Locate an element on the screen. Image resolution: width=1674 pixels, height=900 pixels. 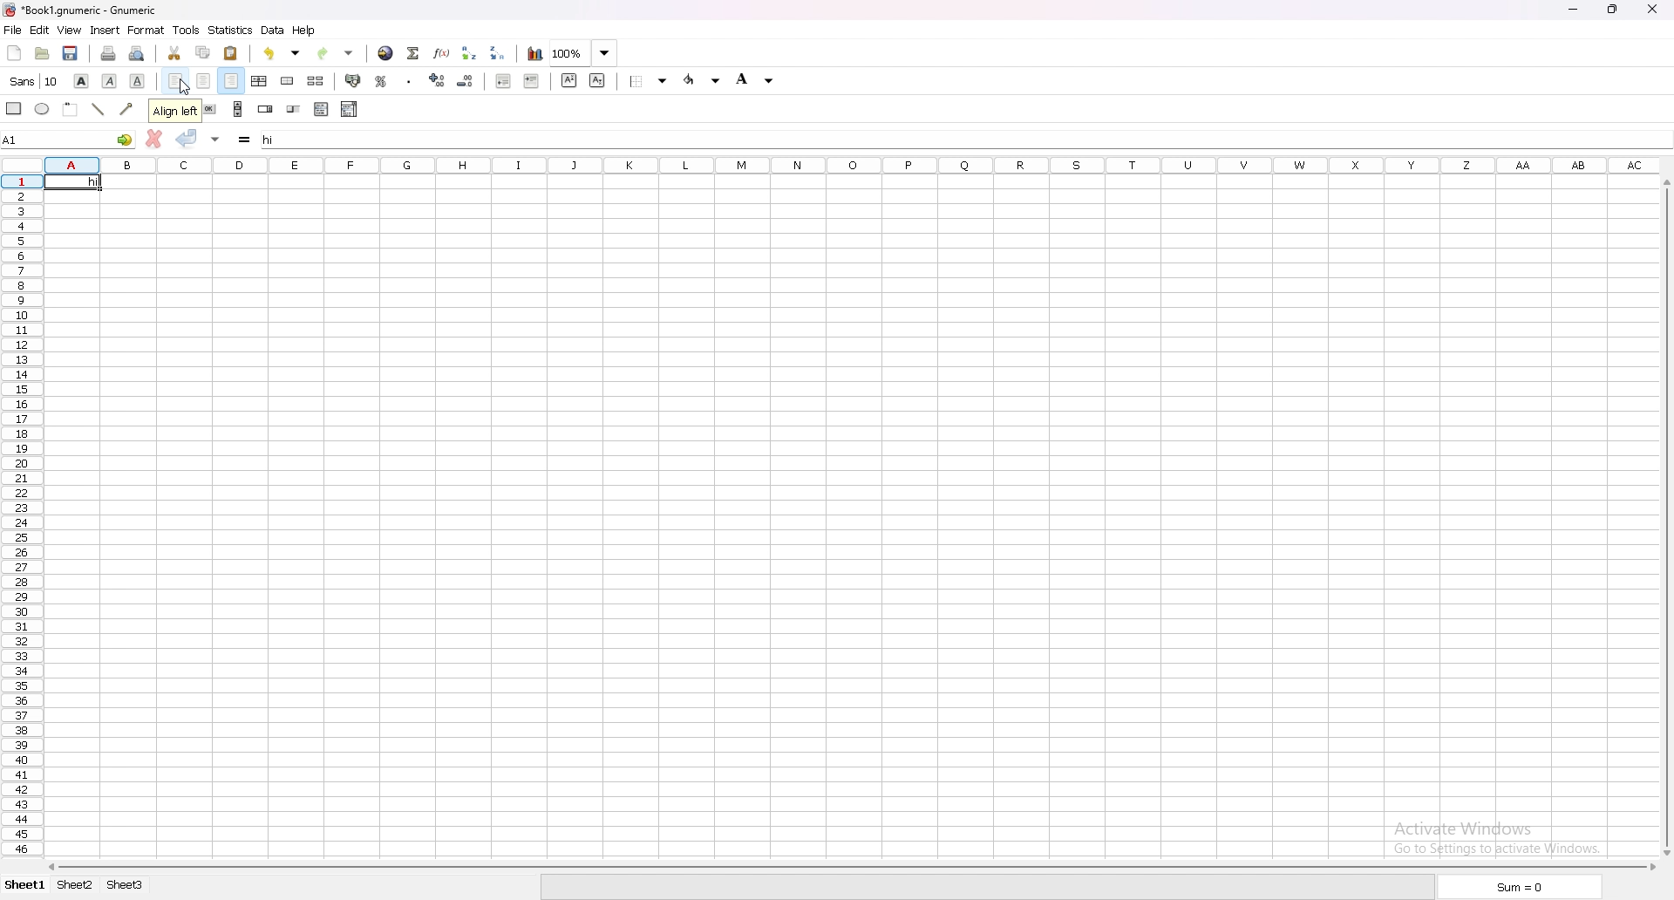
data is located at coordinates (273, 30).